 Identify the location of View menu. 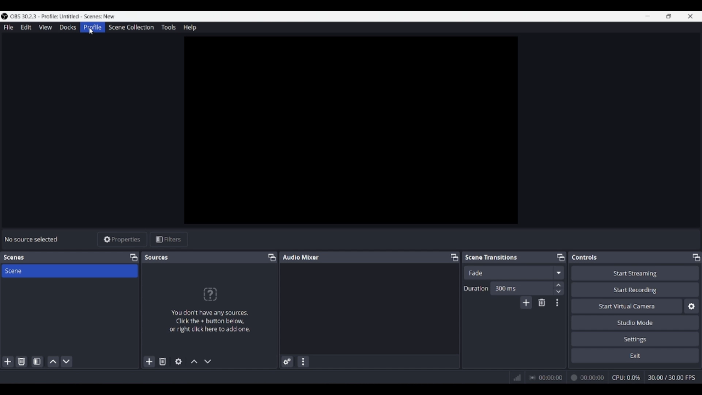
(45, 27).